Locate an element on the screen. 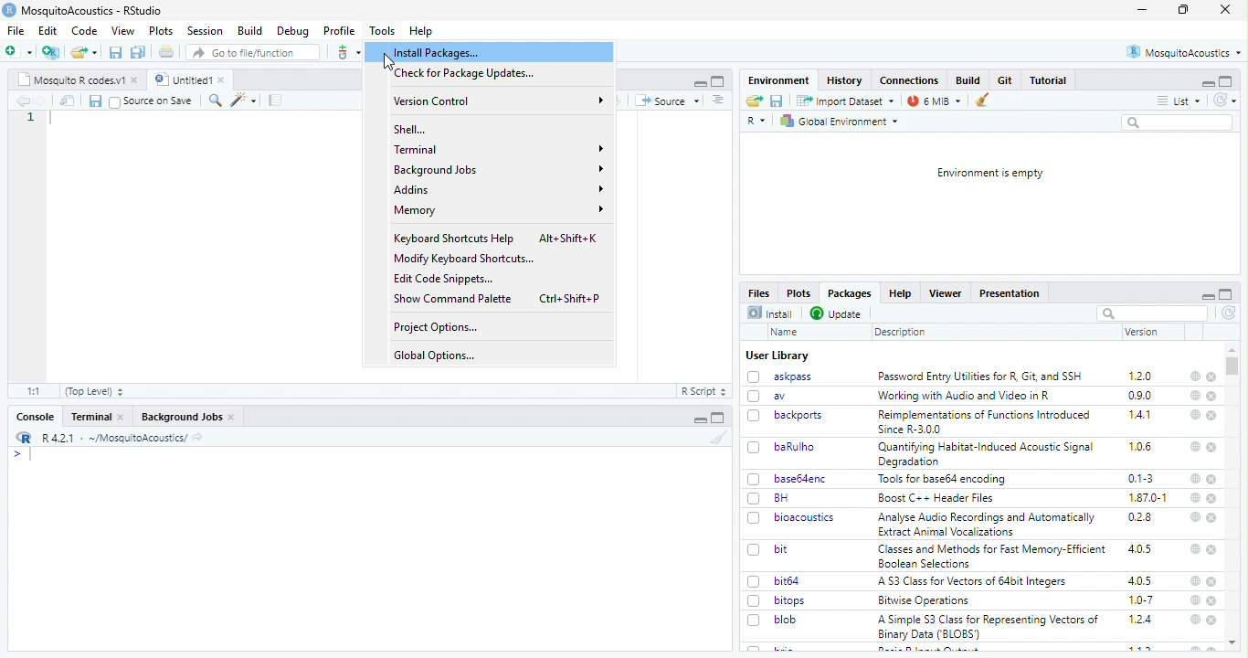 Image resolution: width=1248 pixels, height=658 pixels. Shell... is located at coordinates (412, 129).